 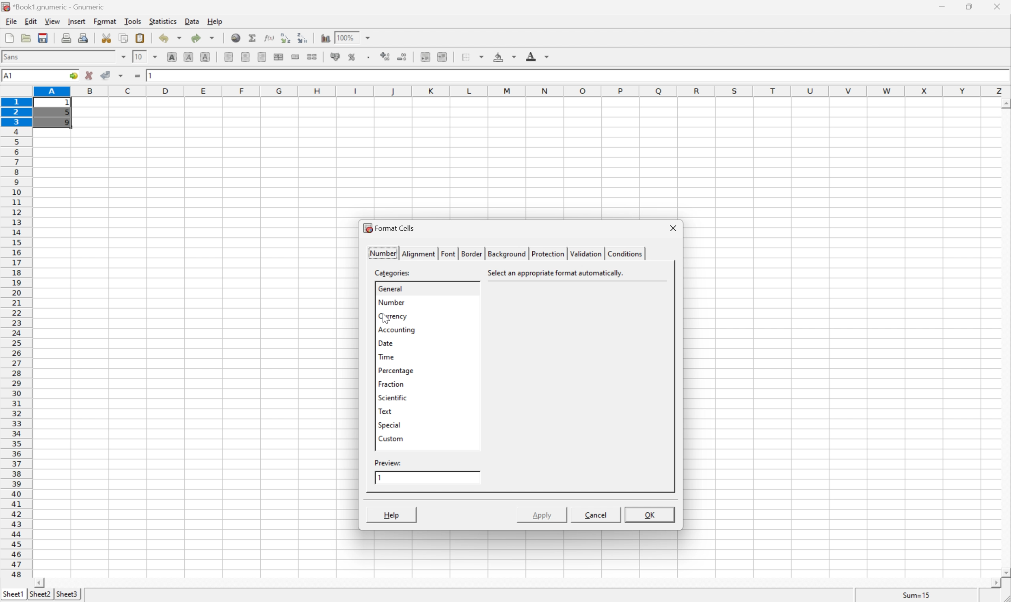 What do you see at coordinates (142, 38) in the screenshot?
I see `paste` at bounding box center [142, 38].